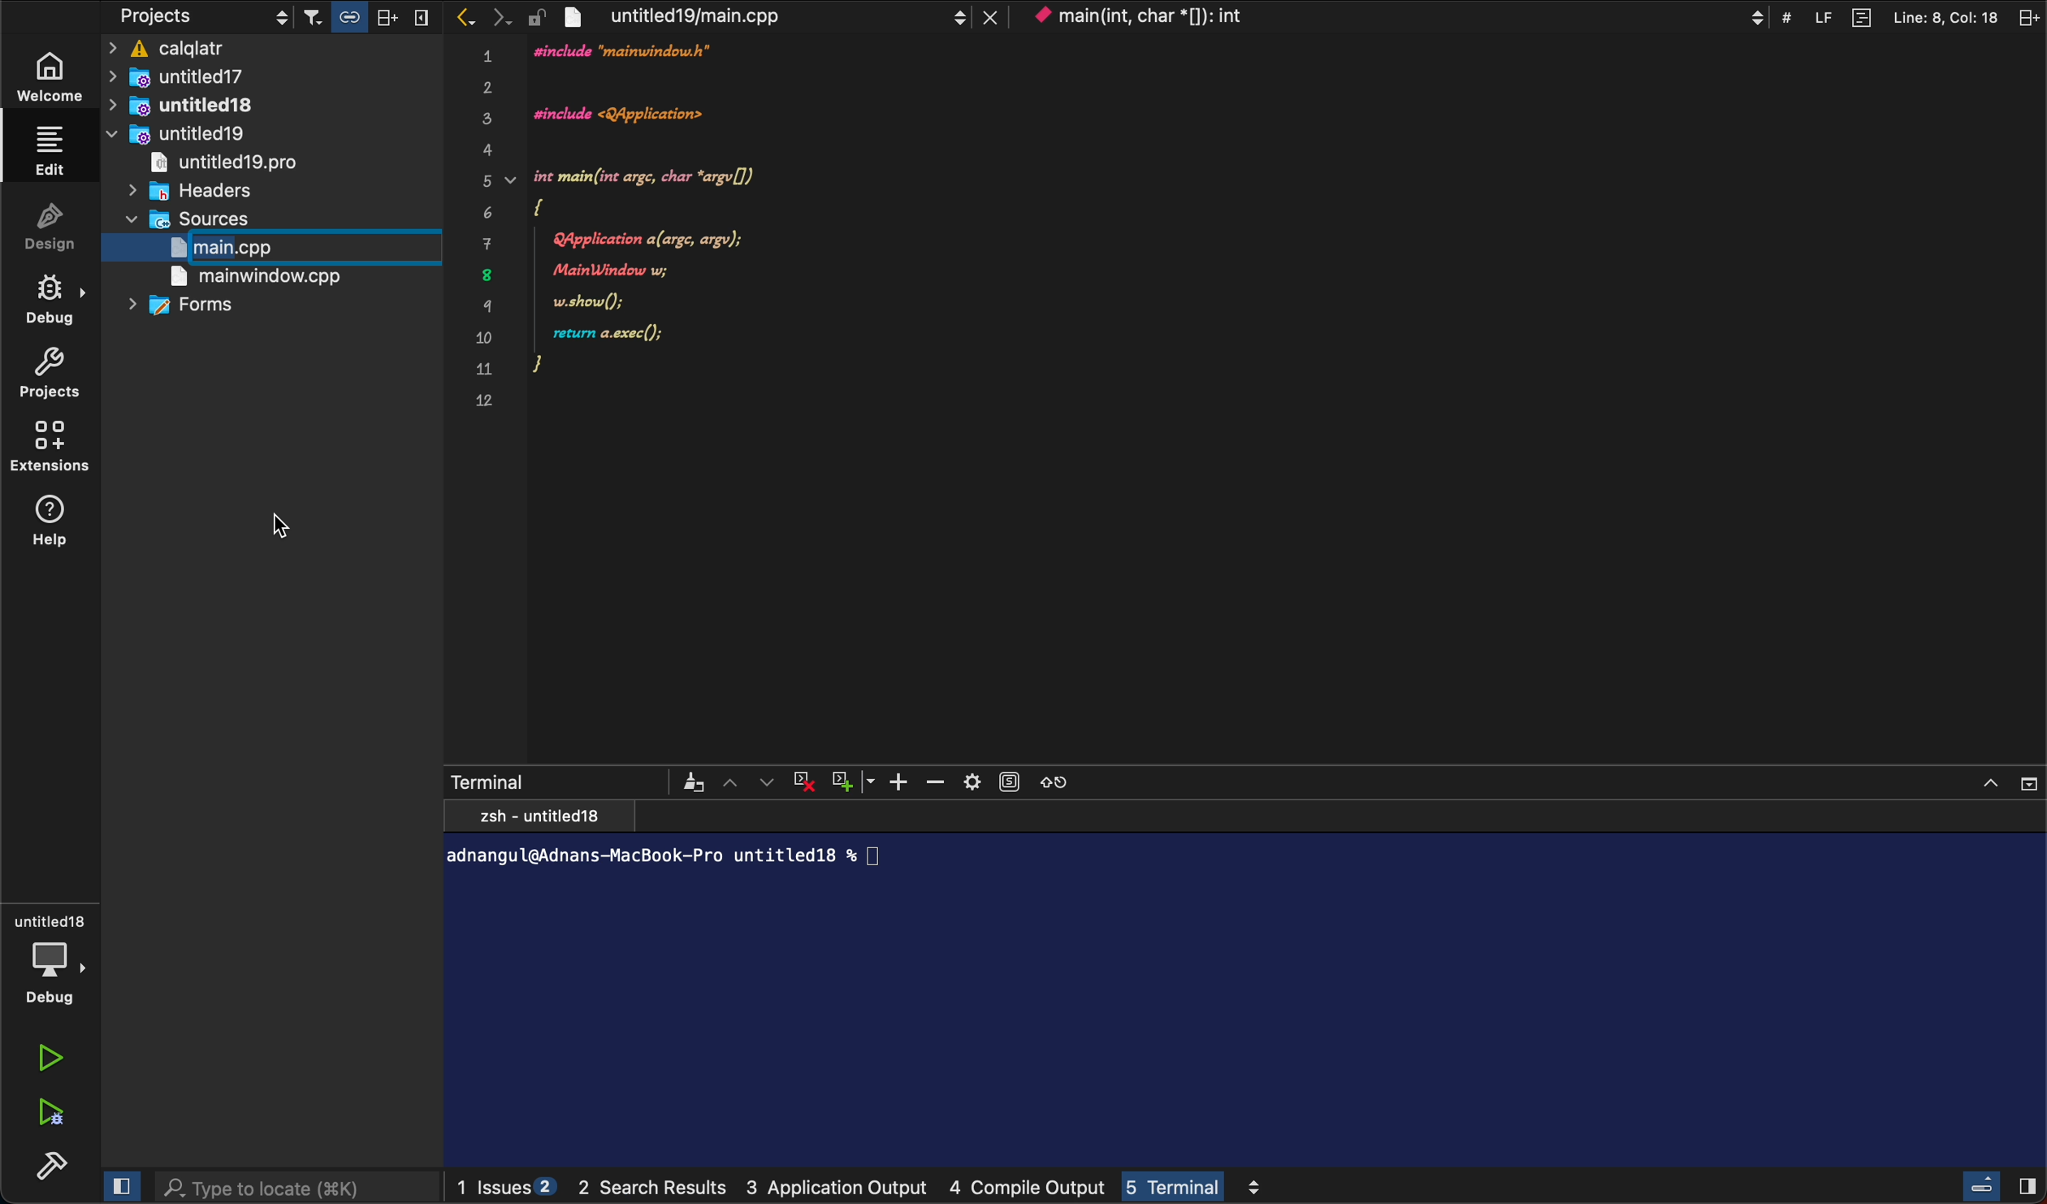 Image resolution: width=2047 pixels, height=1204 pixels. Describe the element at coordinates (778, 15) in the screenshot. I see `file tab` at that location.